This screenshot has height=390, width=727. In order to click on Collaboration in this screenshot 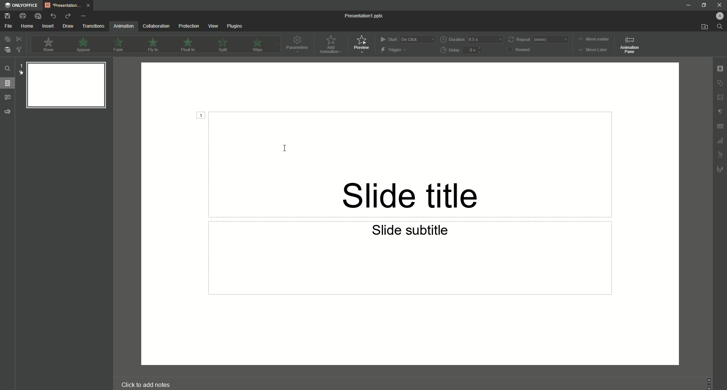, I will do `click(157, 26)`.